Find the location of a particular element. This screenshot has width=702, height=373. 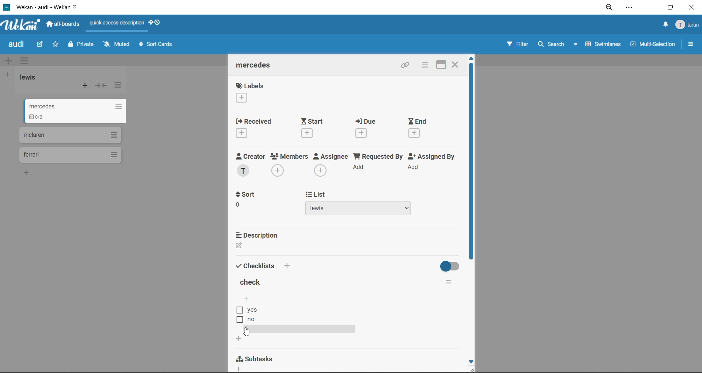

close is located at coordinates (457, 65).